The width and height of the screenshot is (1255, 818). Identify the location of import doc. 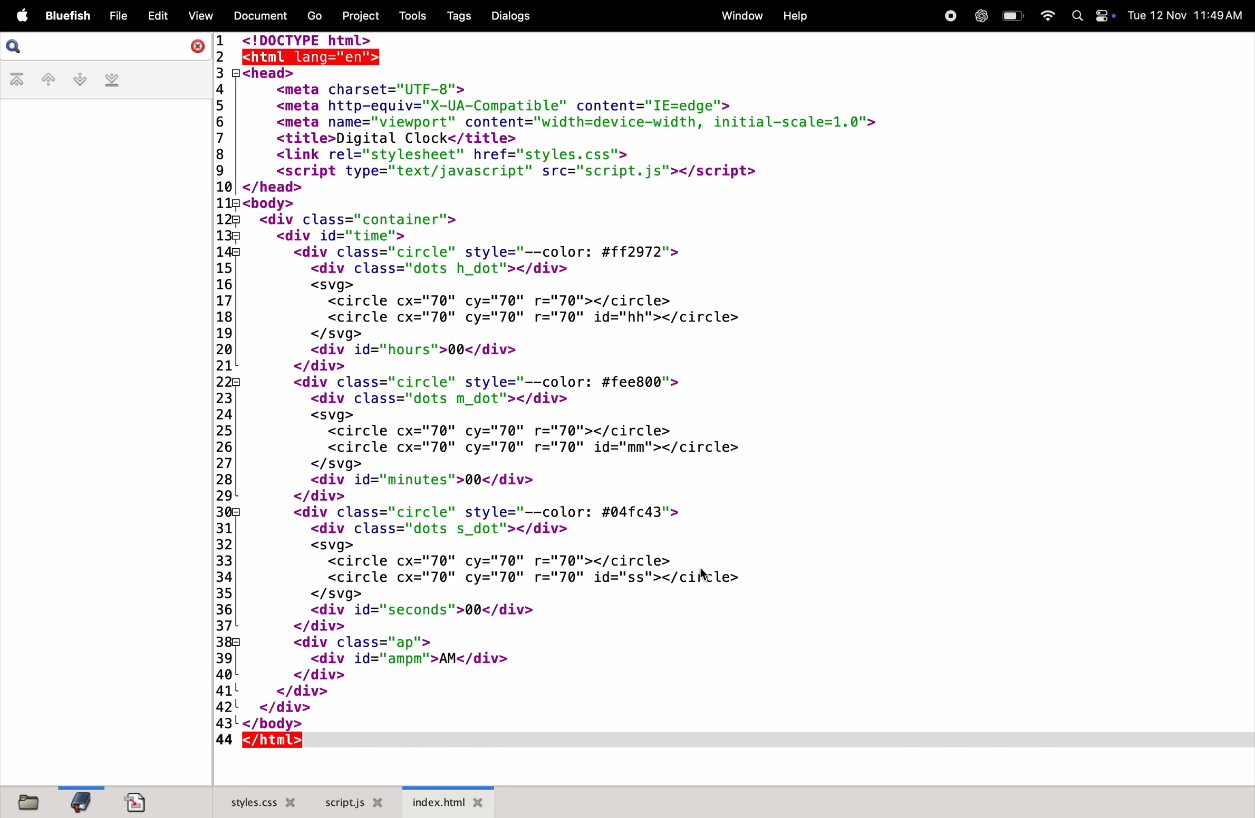
(135, 802).